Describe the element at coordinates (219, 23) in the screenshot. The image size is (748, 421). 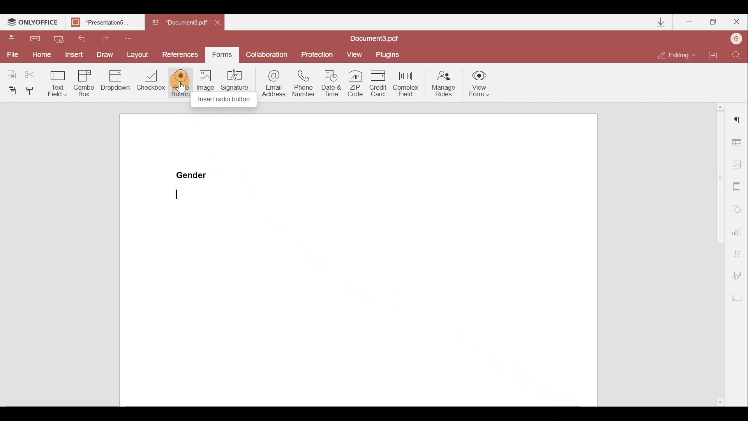
I see `Close document` at that location.